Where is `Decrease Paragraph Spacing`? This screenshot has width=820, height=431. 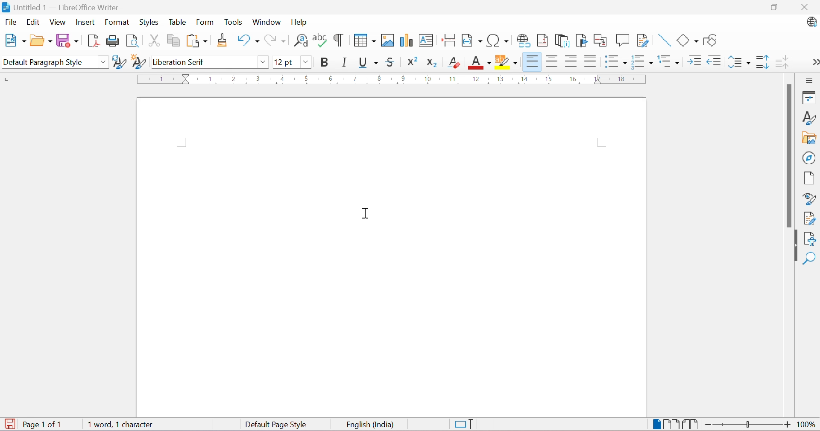 Decrease Paragraph Spacing is located at coordinates (782, 61).